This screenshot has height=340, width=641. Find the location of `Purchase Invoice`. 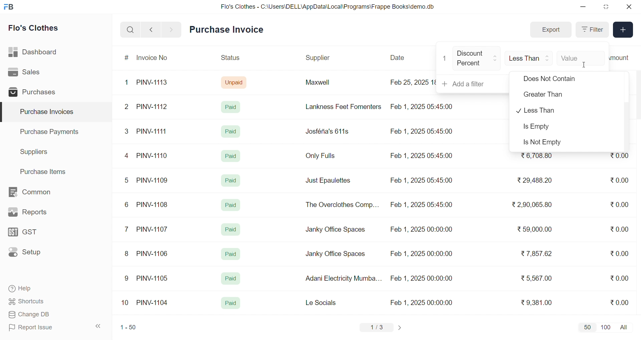

Purchase Invoice is located at coordinates (229, 30).